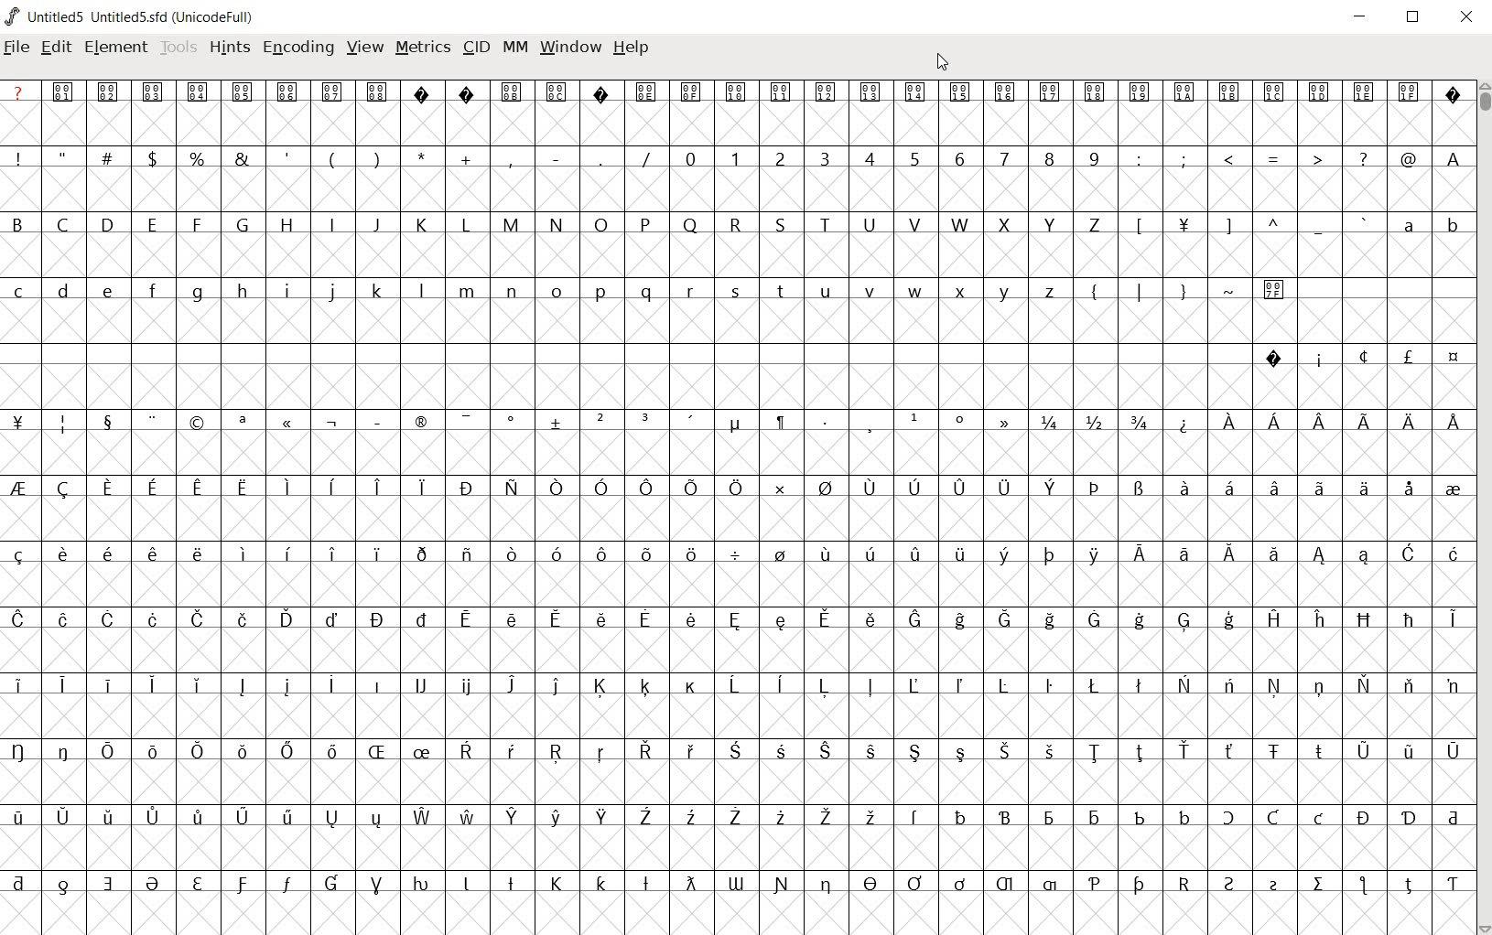 The height and width of the screenshot is (935, 1492). Describe the element at coordinates (689, 817) in the screenshot. I see `Symbol` at that location.